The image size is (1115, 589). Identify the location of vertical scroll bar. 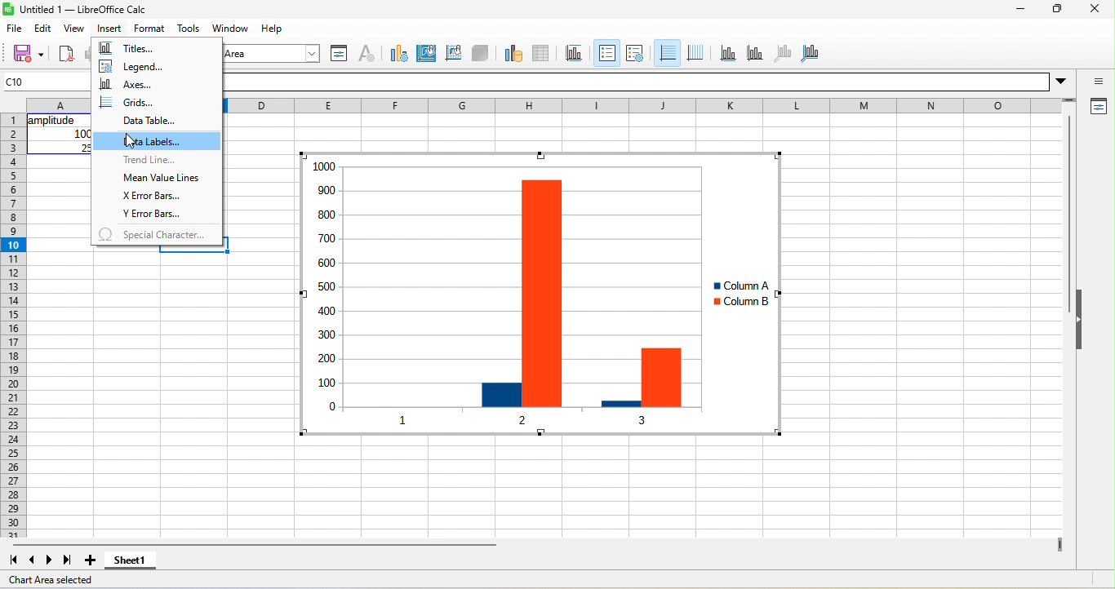
(1068, 216).